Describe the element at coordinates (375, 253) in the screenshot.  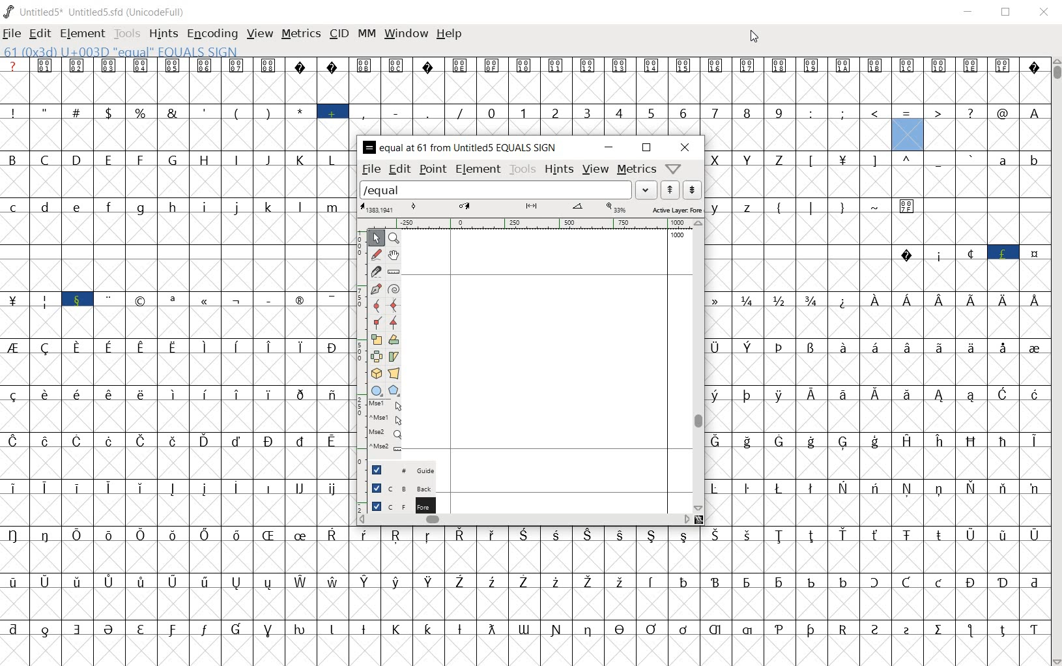
I see `draw a freehand curve` at that location.